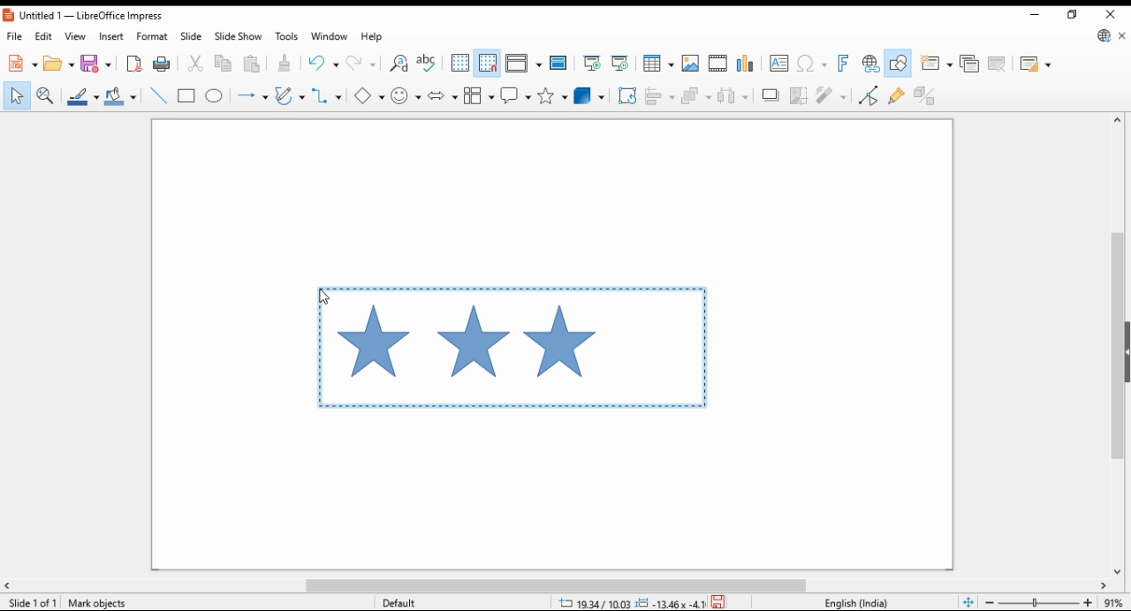  I want to click on insert image, so click(690, 62).